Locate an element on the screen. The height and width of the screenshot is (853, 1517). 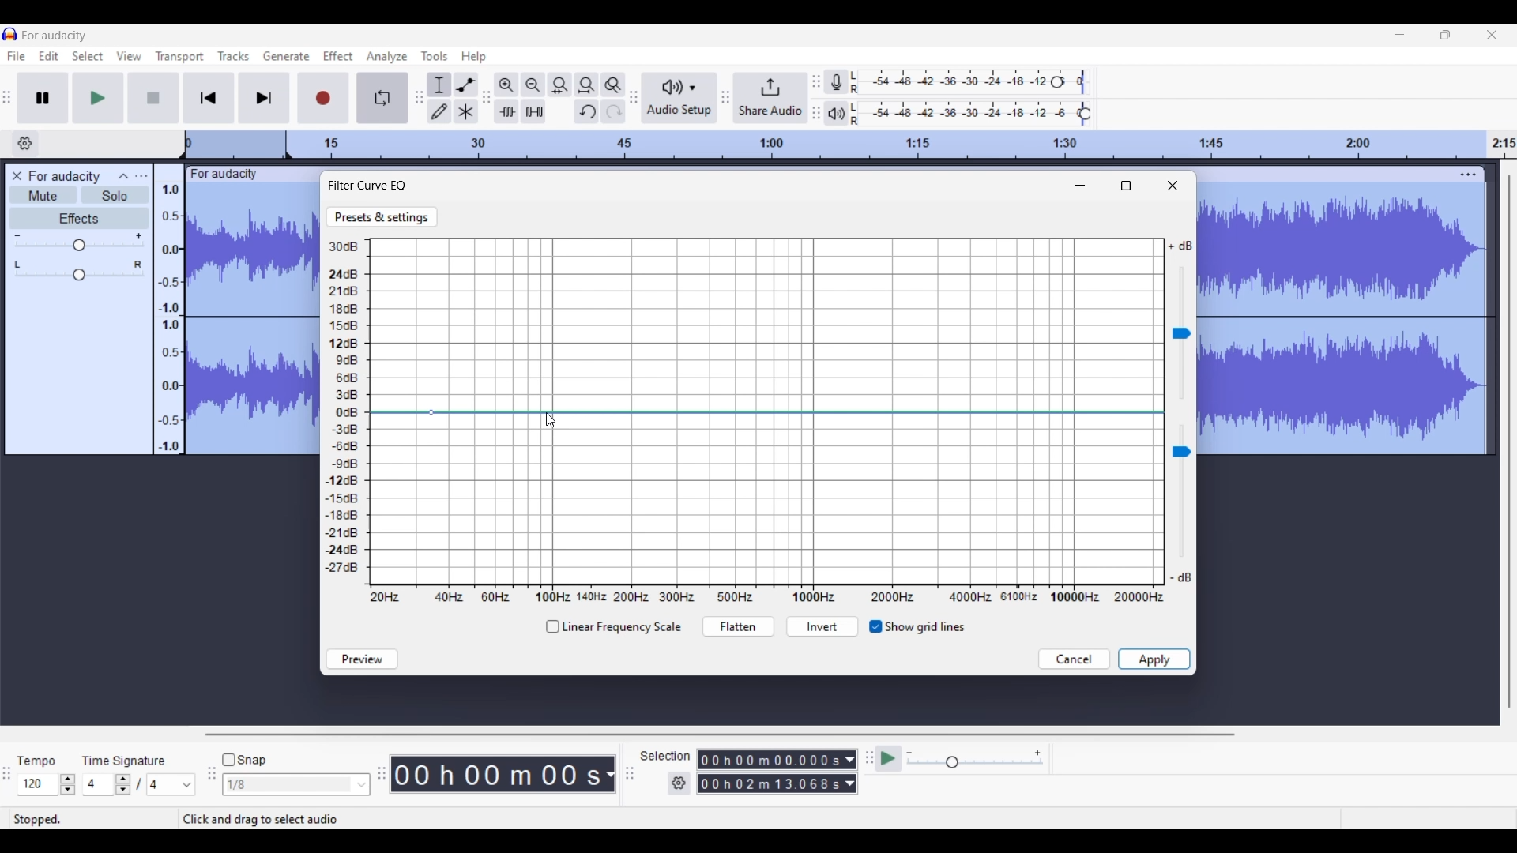
Go to Presets and settings is located at coordinates (382, 217).